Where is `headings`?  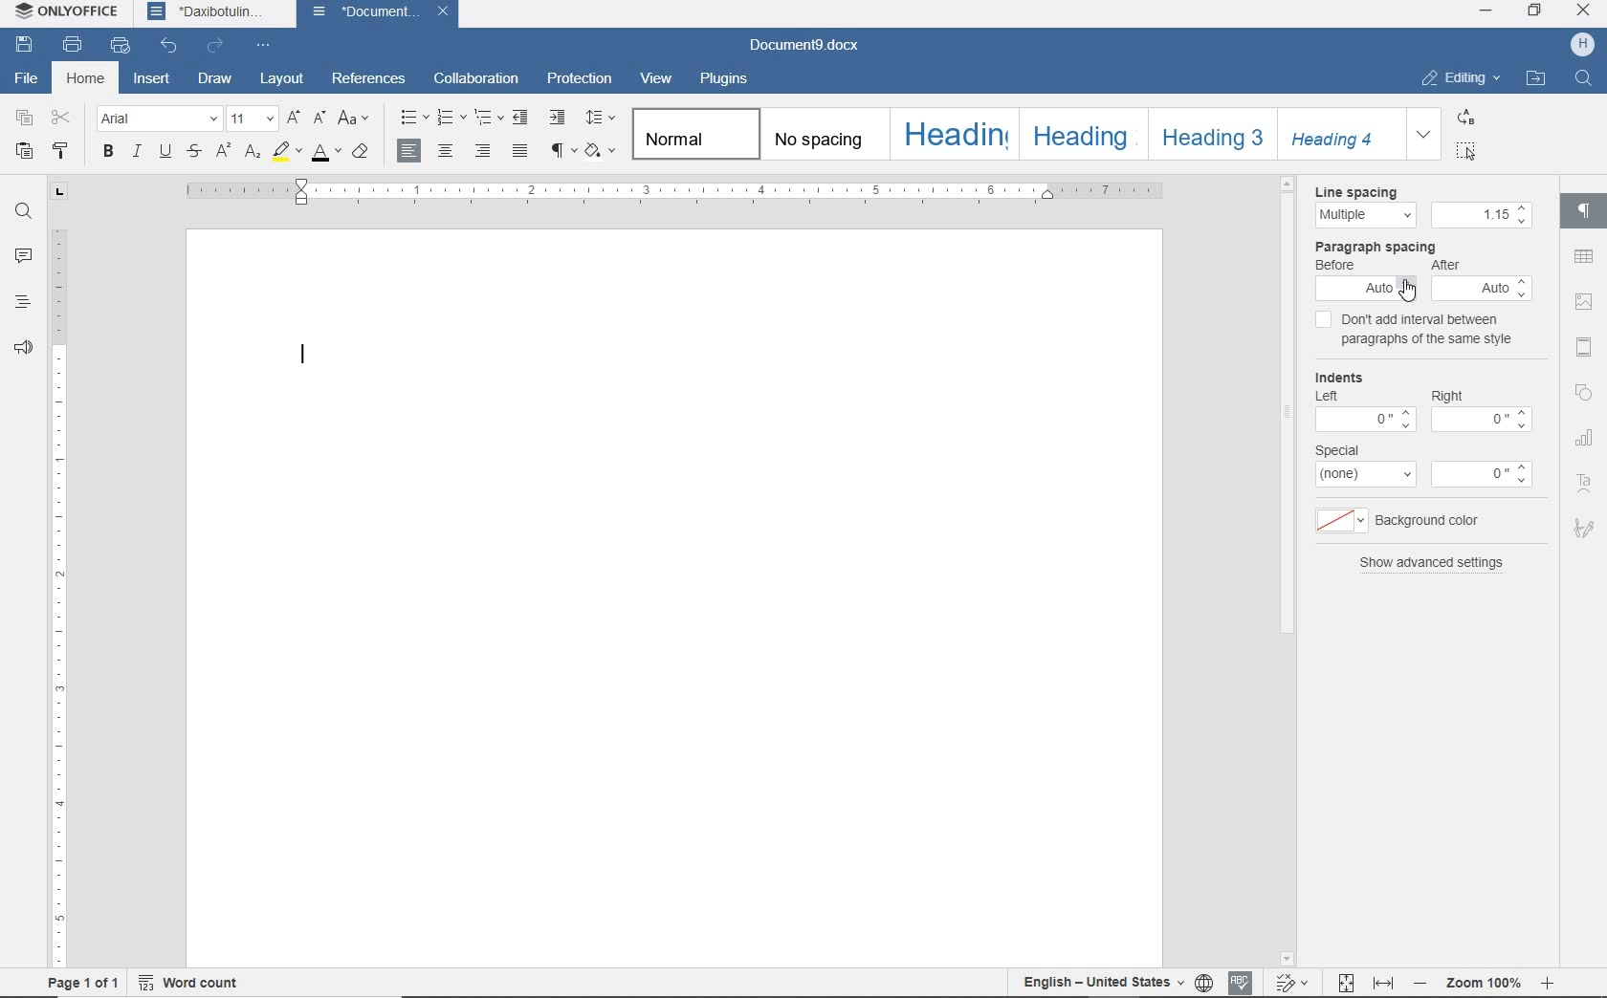 headings is located at coordinates (20, 304).